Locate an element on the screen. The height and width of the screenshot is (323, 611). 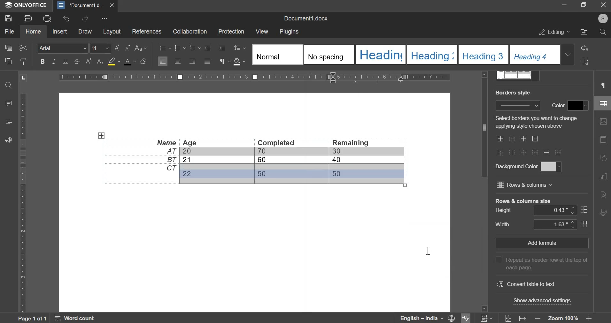
layout is located at coordinates (111, 31).